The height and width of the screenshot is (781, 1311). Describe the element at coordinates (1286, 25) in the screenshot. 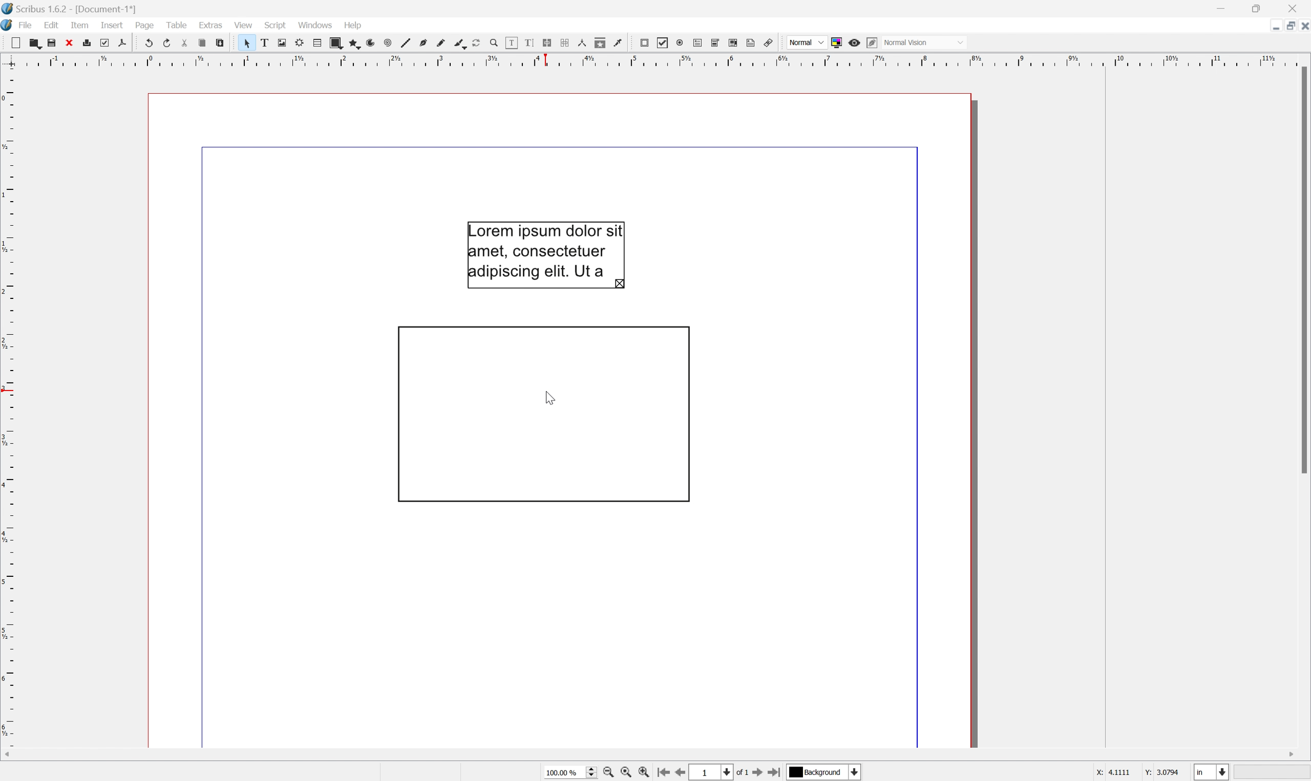

I see `Restore down` at that location.